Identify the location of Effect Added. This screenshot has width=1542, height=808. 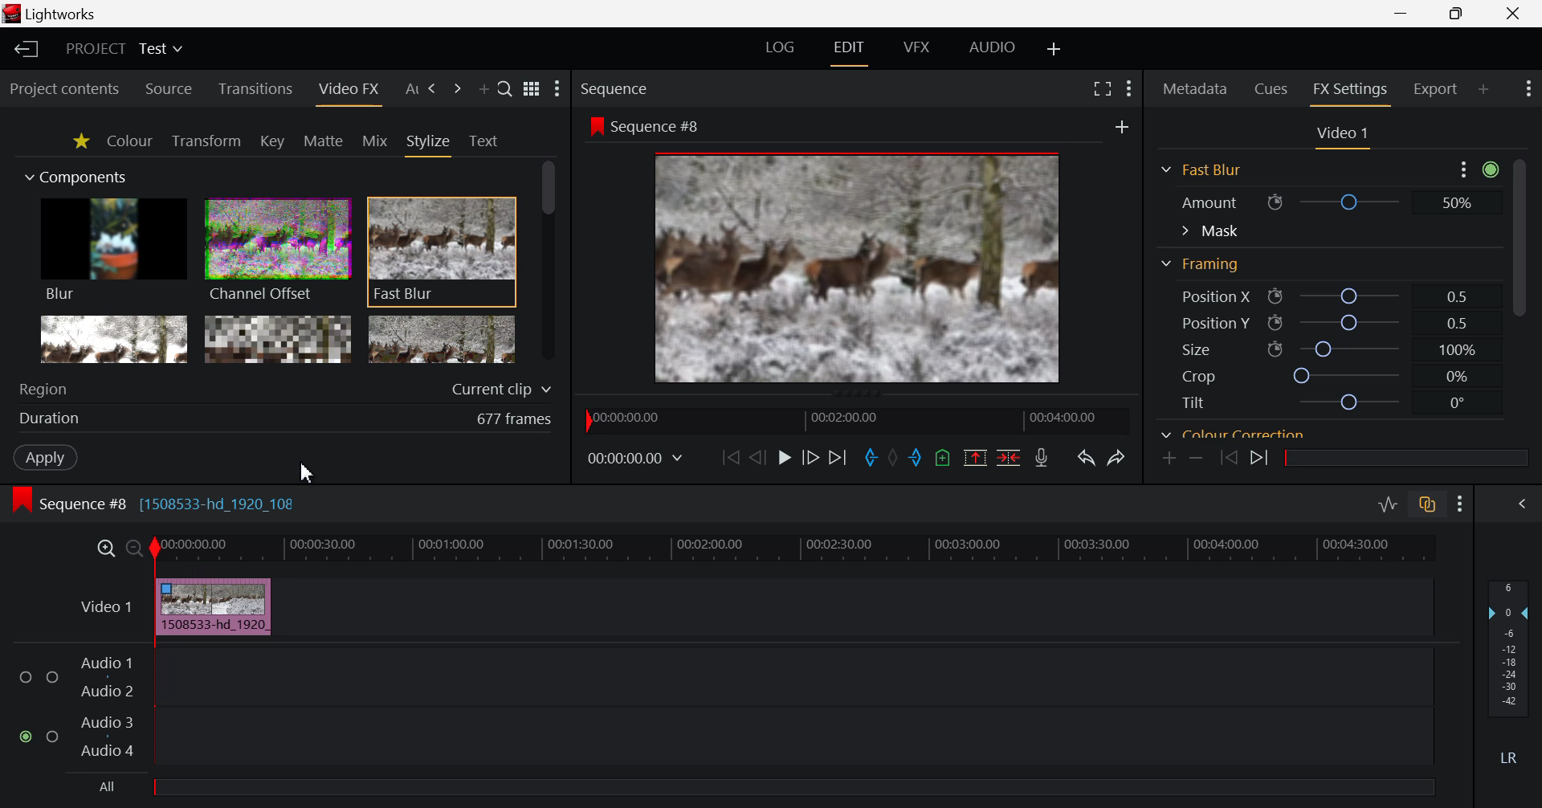
(212, 606).